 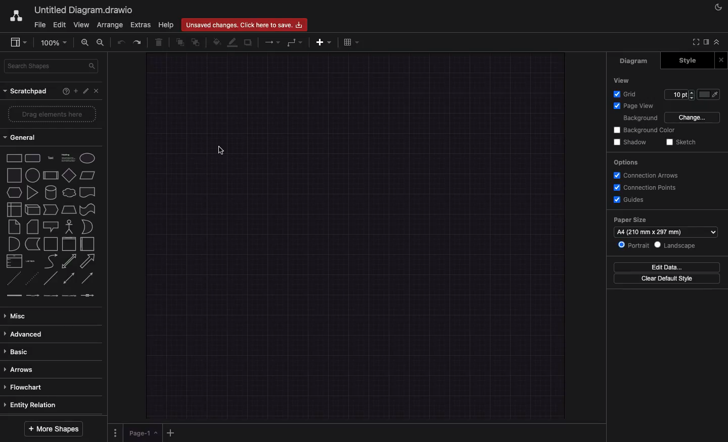 What do you see at coordinates (88, 158) in the screenshot?
I see `ellipse` at bounding box center [88, 158].